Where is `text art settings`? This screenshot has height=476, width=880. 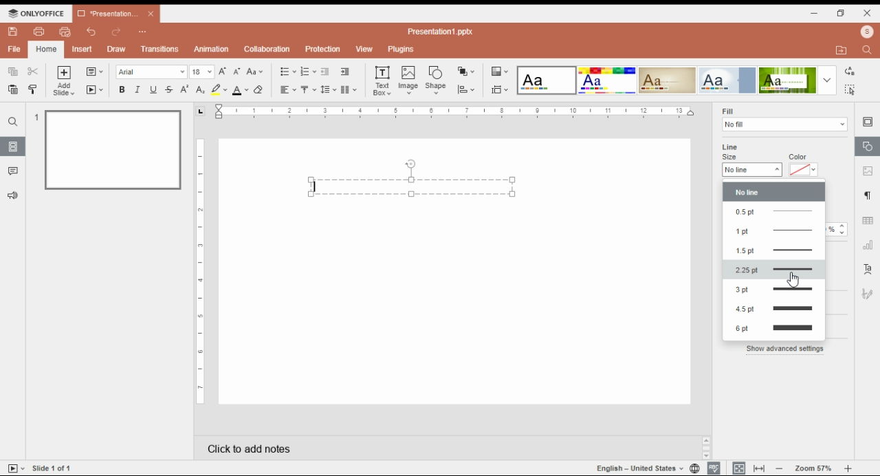
text art settings is located at coordinates (868, 269).